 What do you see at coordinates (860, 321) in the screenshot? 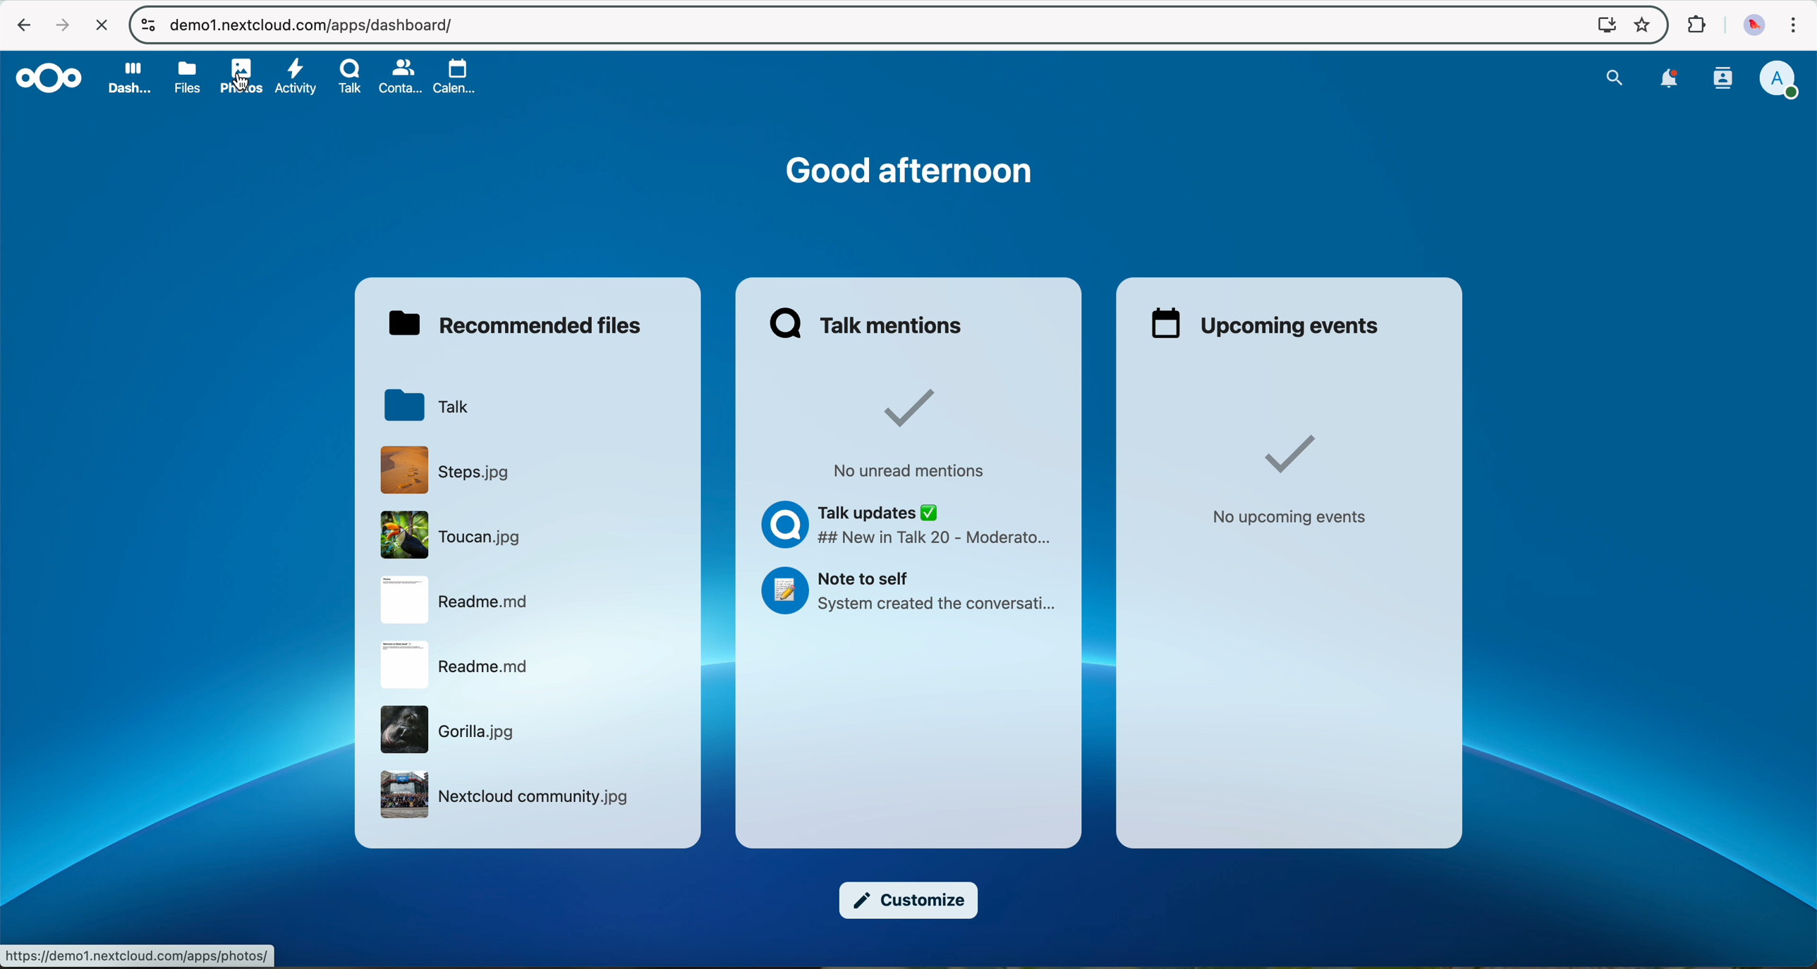
I see `Talk mentions` at bounding box center [860, 321].